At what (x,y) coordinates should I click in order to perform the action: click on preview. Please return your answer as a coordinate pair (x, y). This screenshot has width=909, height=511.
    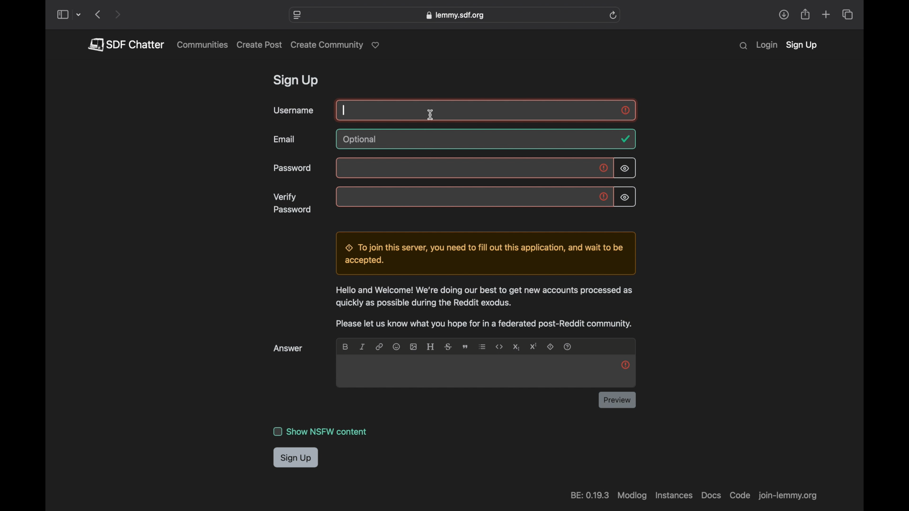
    Looking at the image, I should click on (617, 400).